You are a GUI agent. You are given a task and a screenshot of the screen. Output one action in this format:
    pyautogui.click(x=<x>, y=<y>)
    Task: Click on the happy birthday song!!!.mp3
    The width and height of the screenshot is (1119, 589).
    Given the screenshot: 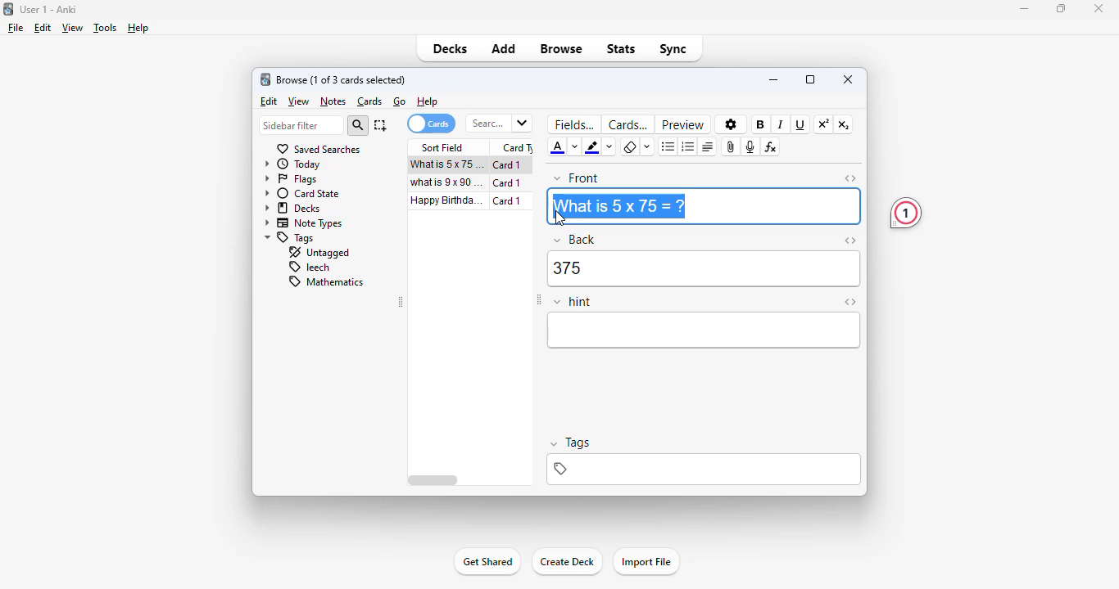 What is the action you would take?
    pyautogui.click(x=446, y=200)
    